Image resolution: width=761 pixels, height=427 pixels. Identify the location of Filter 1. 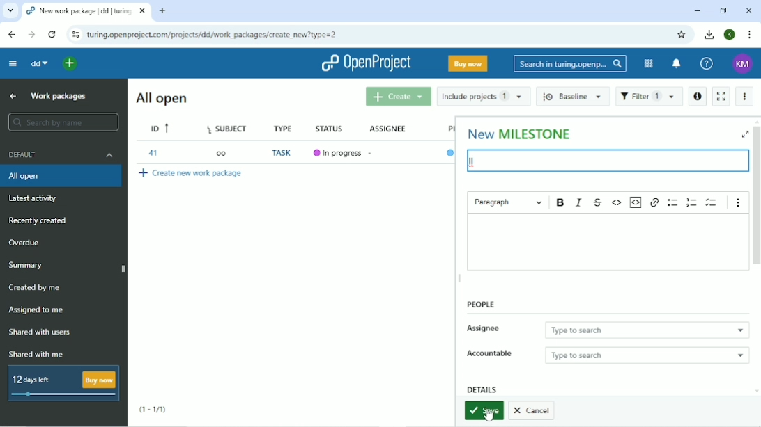
(649, 97).